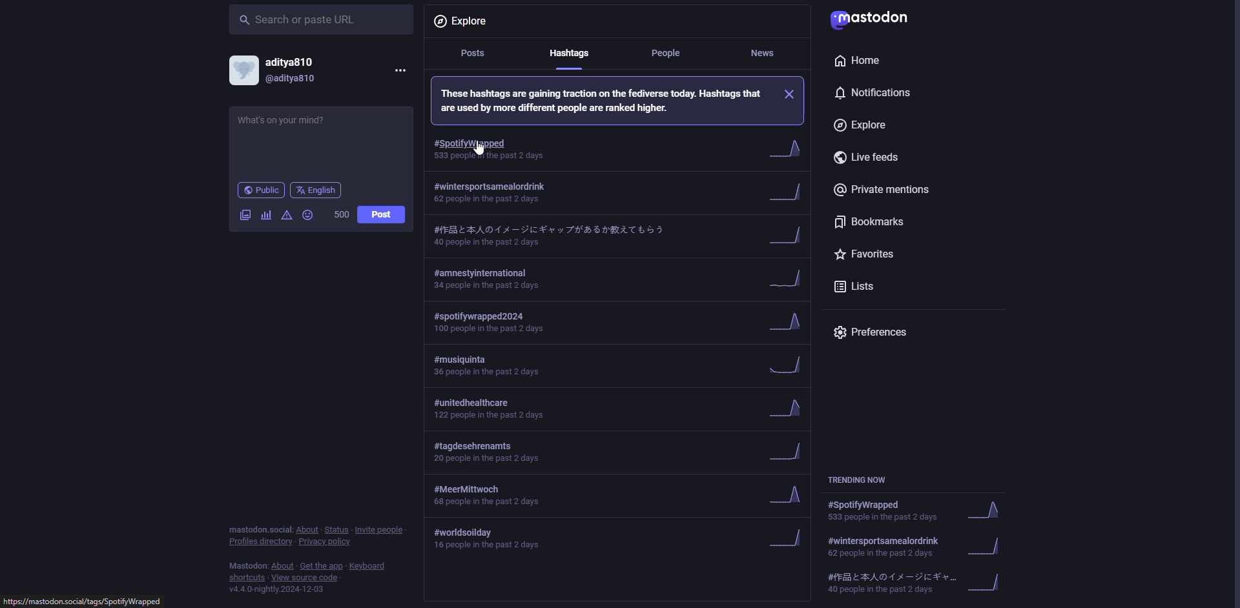 This screenshot has width=1240, height=608. I want to click on public, so click(260, 190).